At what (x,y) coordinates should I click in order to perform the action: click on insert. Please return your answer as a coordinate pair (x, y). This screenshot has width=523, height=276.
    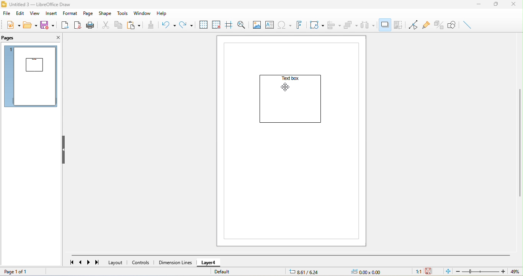
    Looking at the image, I should click on (51, 14).